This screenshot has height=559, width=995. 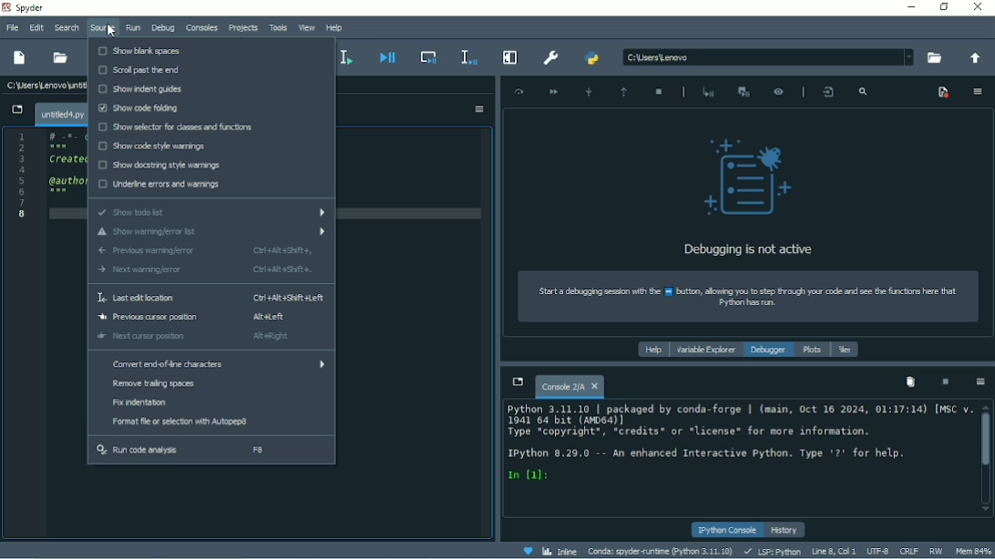 What do you see at coordinates (510, 58) in the screenshot?
I see `Maximize current pane` at bounding box center [510, 58].